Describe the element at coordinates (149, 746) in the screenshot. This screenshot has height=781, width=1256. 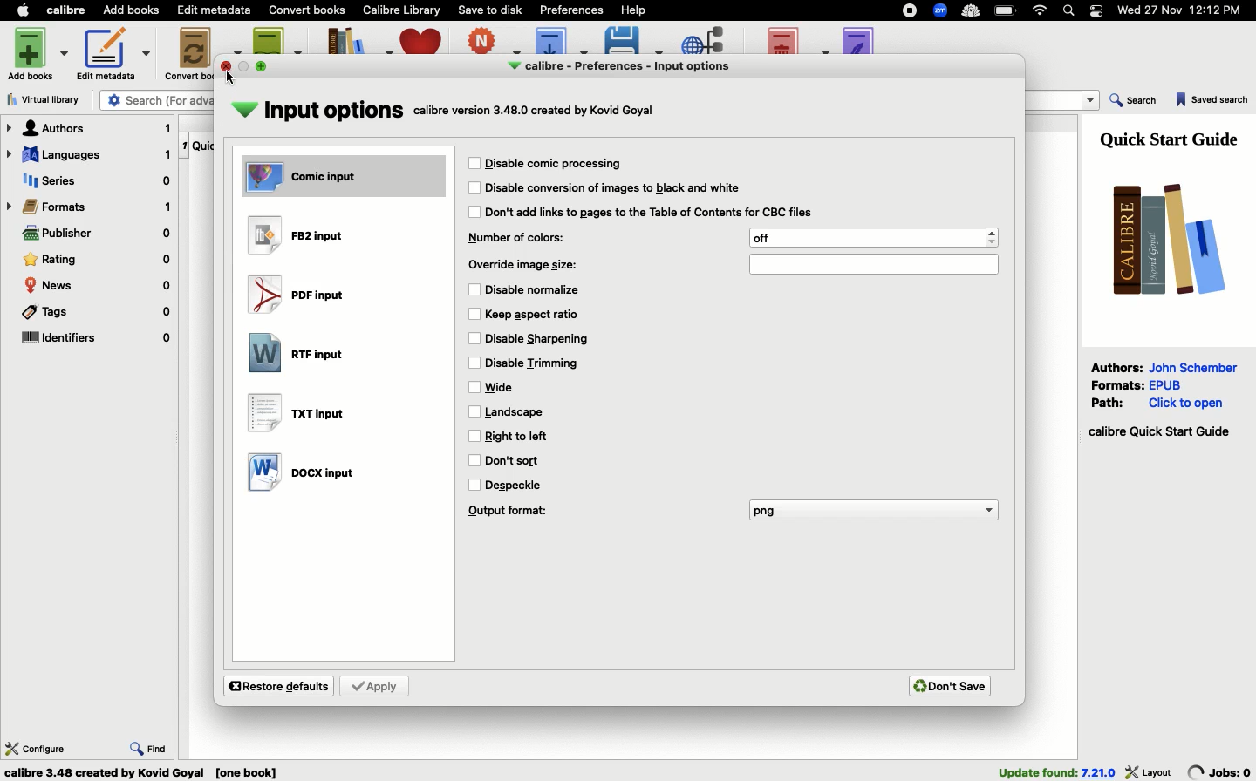
I see `Find` at that location.